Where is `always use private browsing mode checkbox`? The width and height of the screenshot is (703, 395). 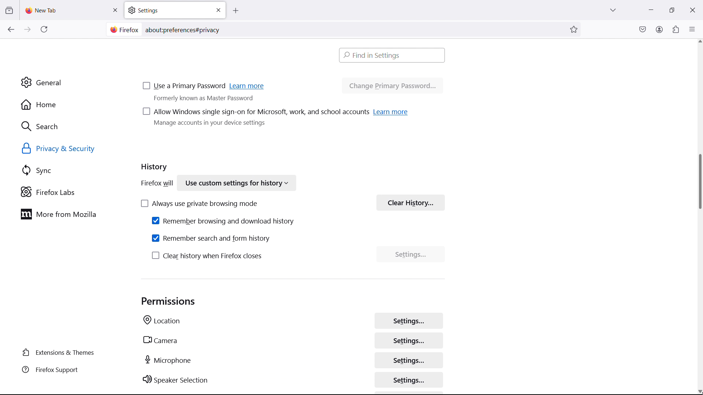 always use private browsing mode checkbox is located at coordinates (199, 202).